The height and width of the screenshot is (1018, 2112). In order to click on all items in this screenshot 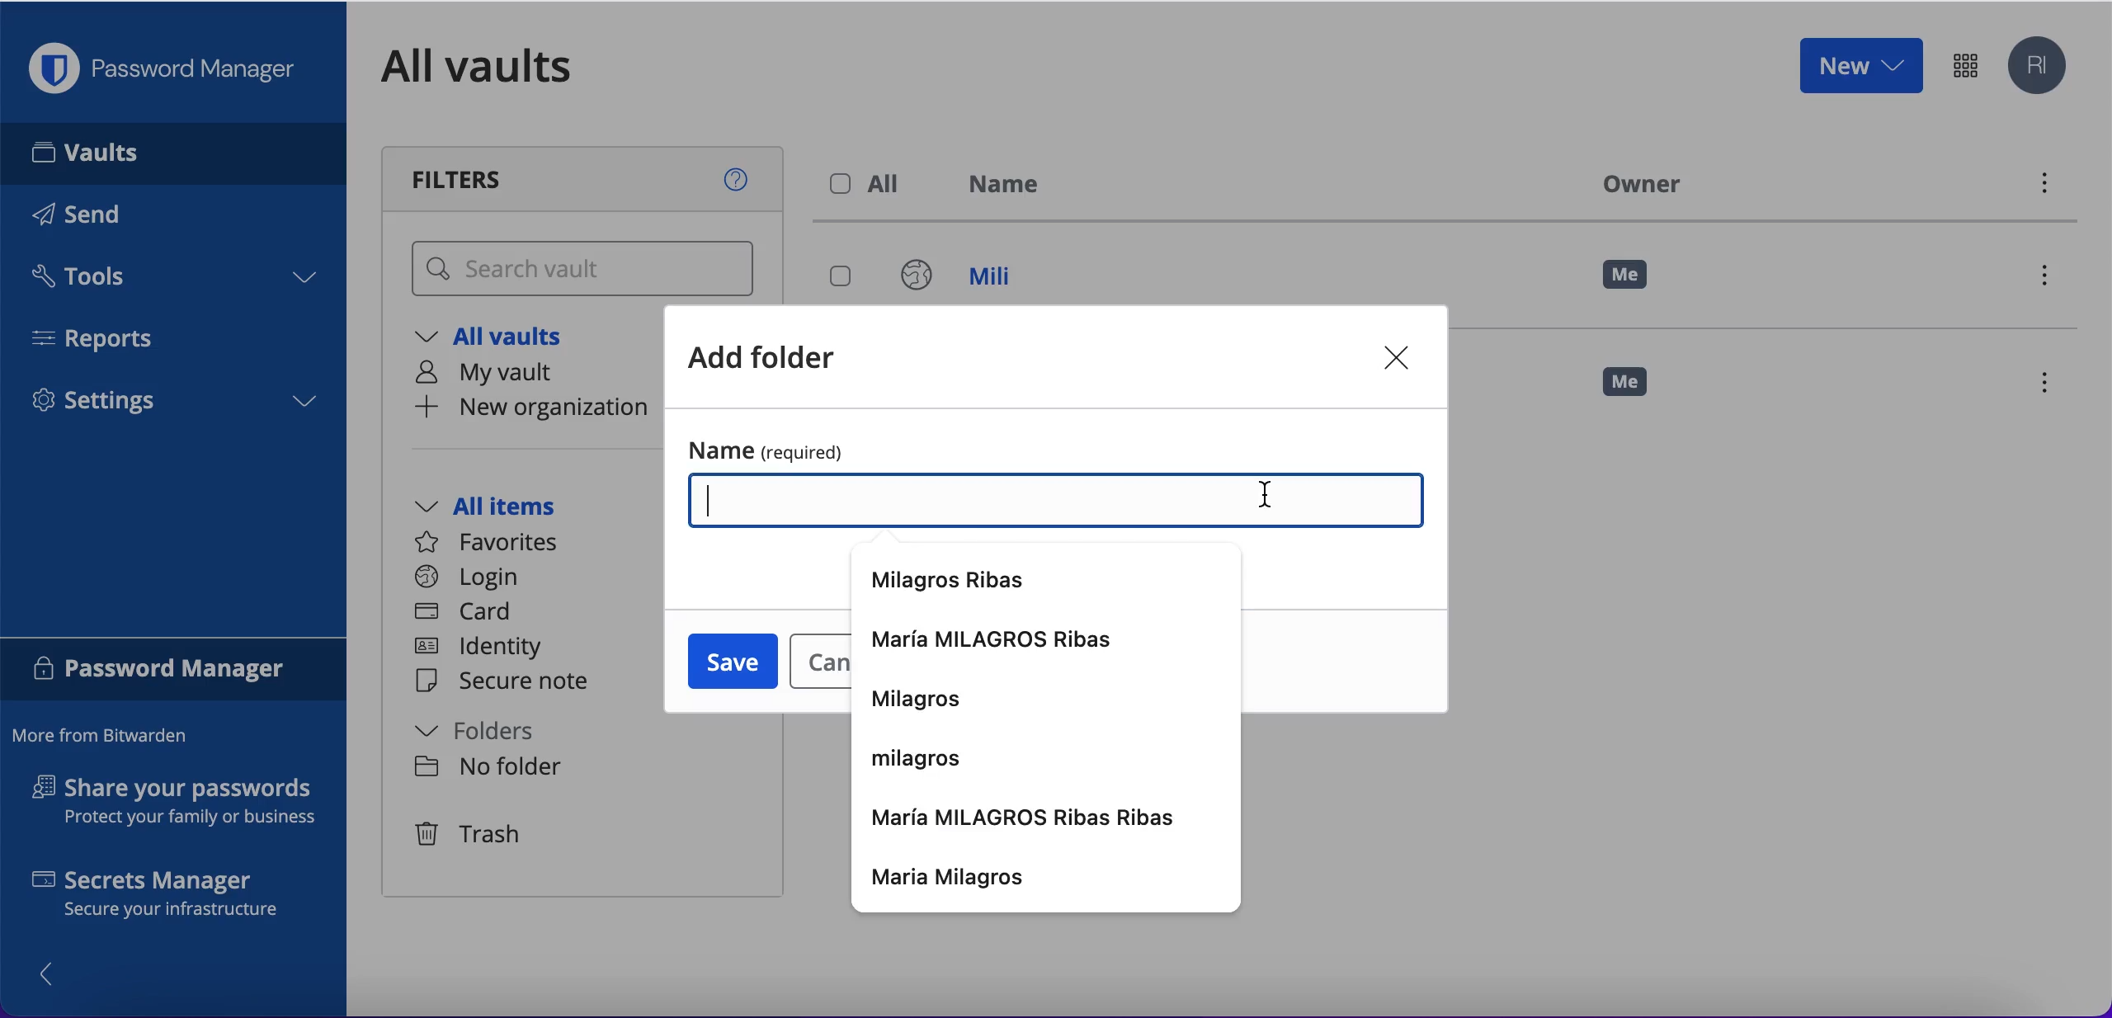, I will do `click(510, 508)`.